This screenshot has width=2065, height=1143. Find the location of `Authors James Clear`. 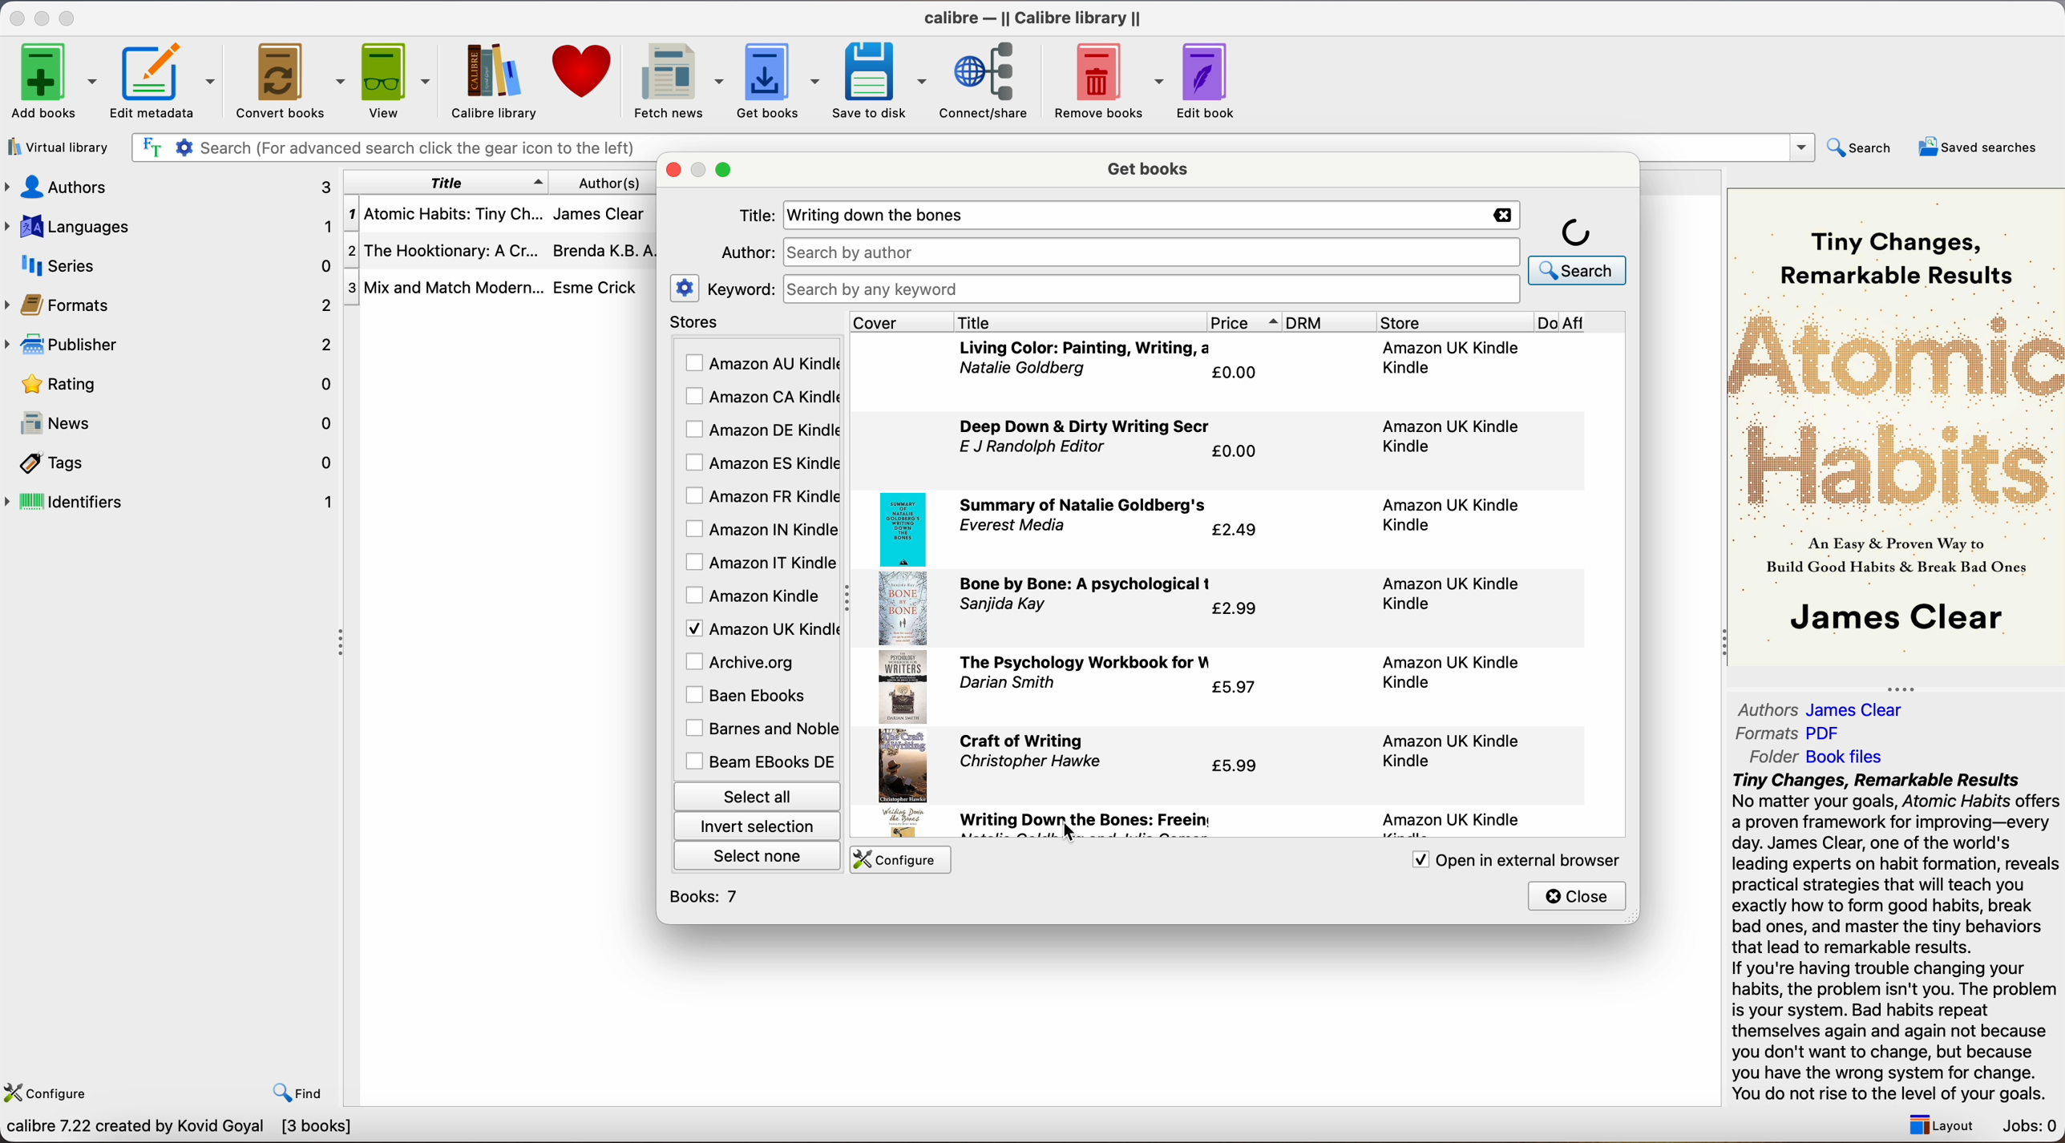

Authors James Clear is located at coordinates (1821, 710).